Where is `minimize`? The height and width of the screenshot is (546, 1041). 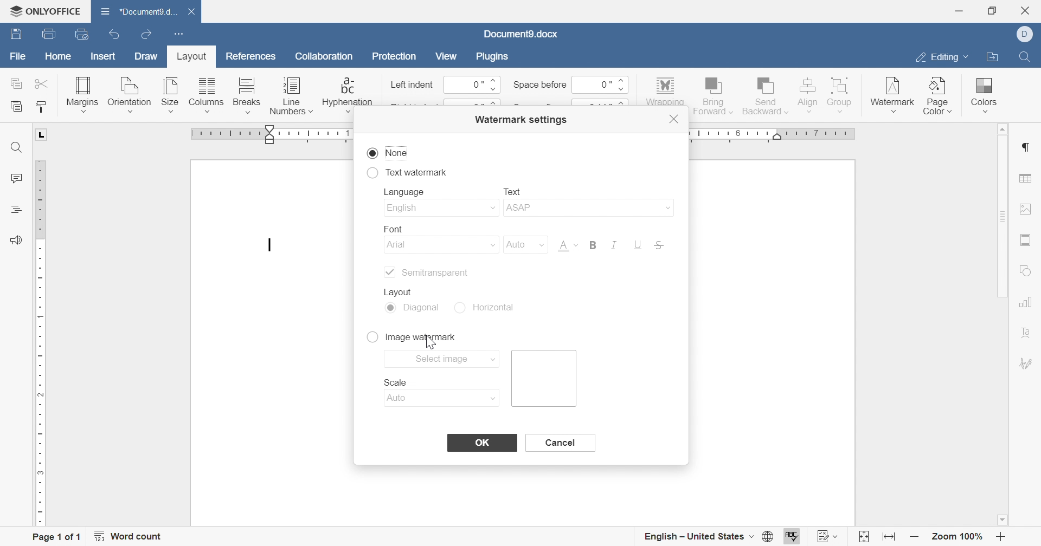 minimize is located at coordinates (958, 11).